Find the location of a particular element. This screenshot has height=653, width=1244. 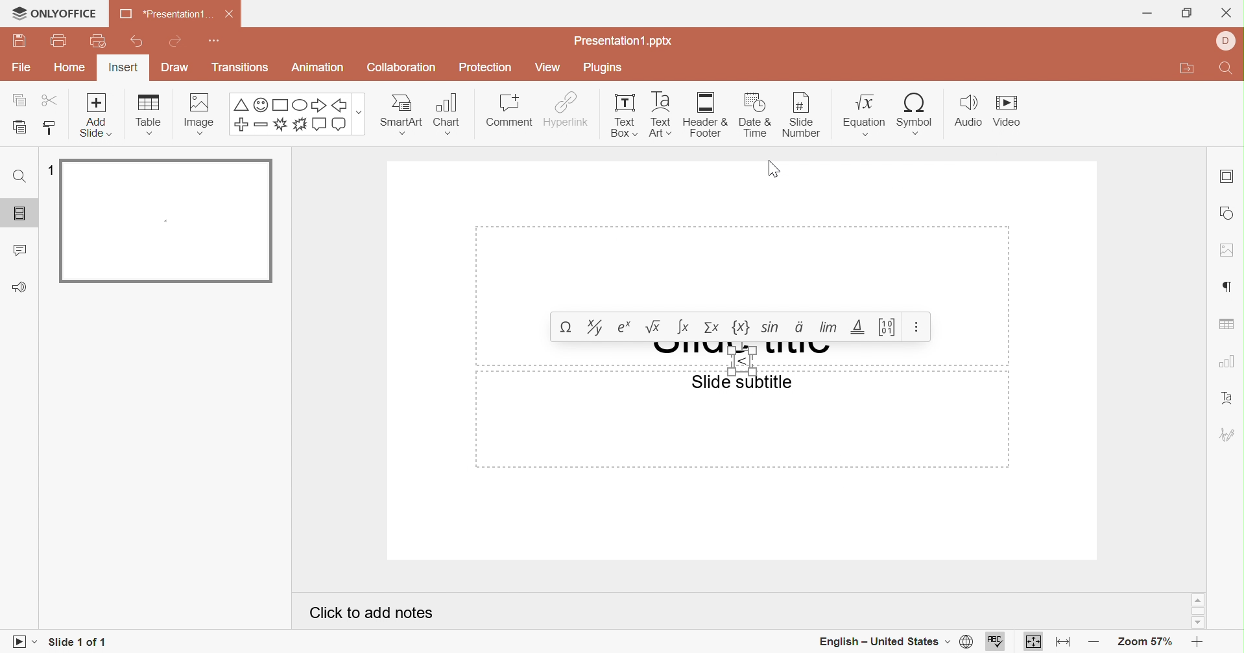

Fit to width is located at coordinates (1063, 644).